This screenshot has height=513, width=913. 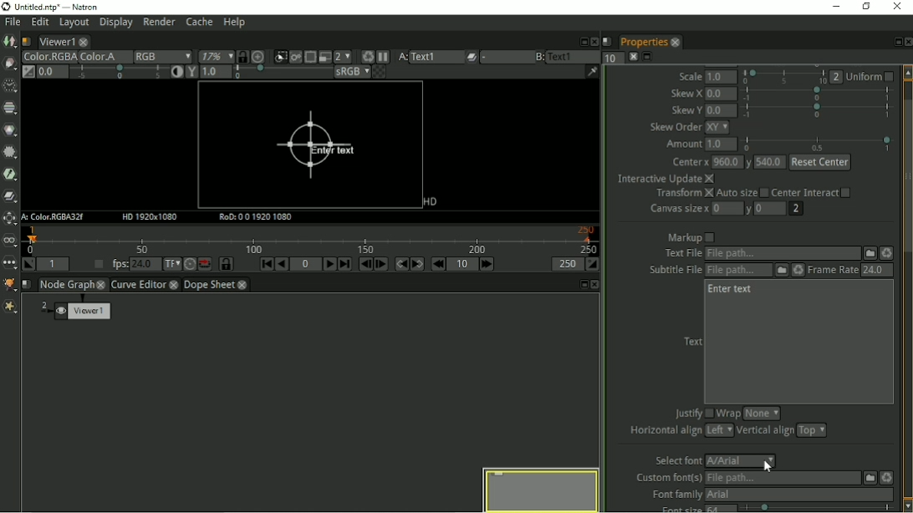 I want to click on Timeline, so click(x=313, y=240).